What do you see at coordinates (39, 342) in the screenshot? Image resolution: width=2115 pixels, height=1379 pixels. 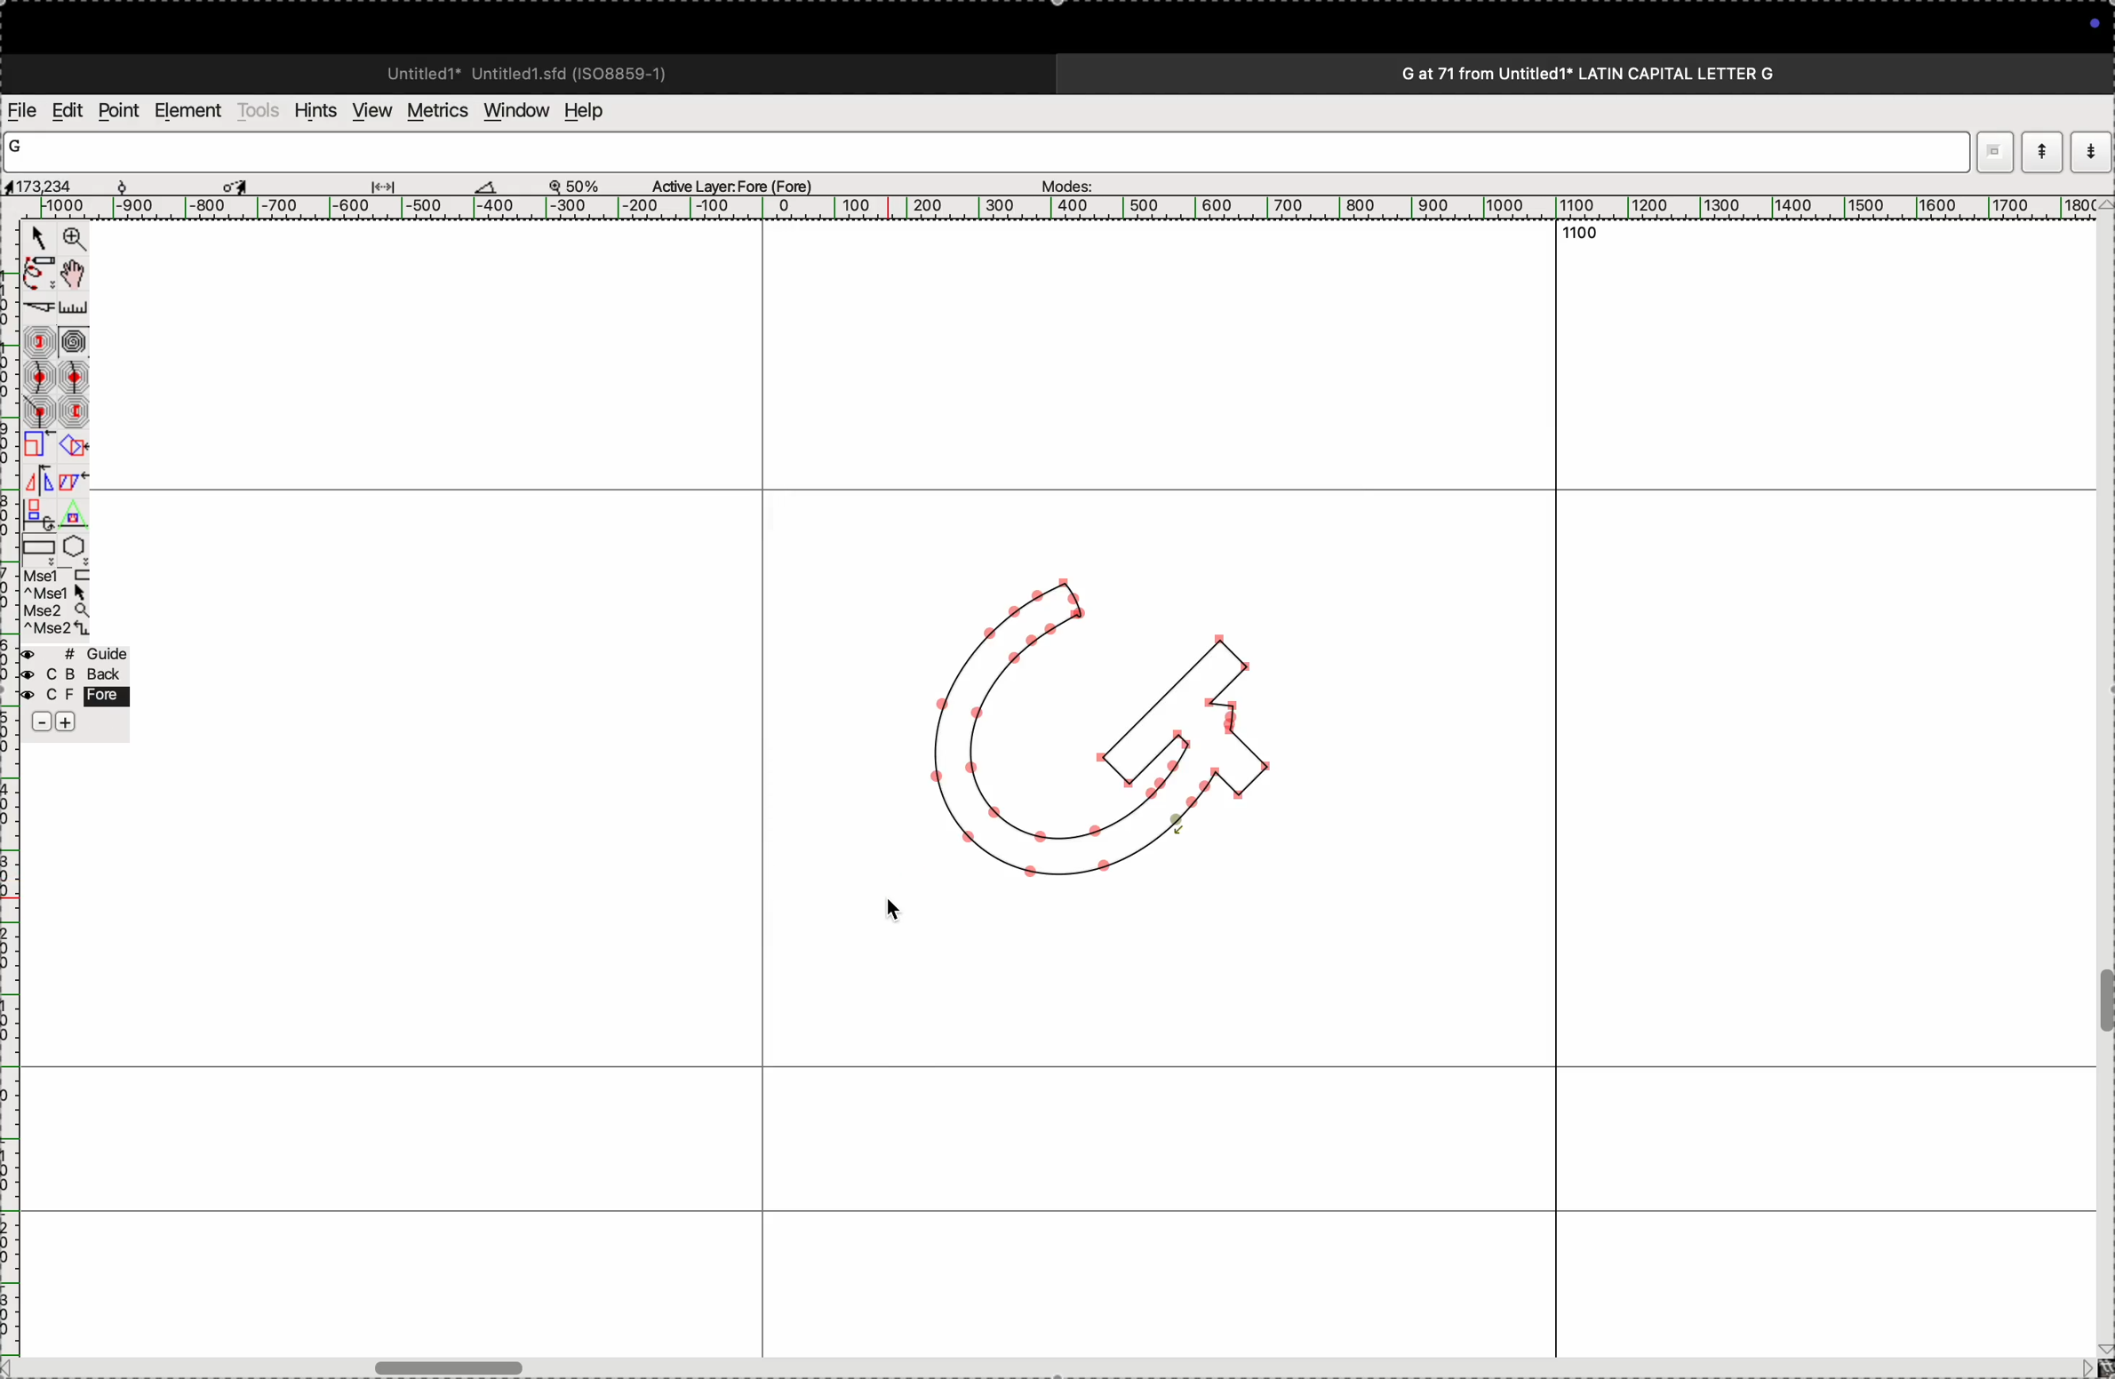 I see `next constraint point` at bounding box center [39, 342].